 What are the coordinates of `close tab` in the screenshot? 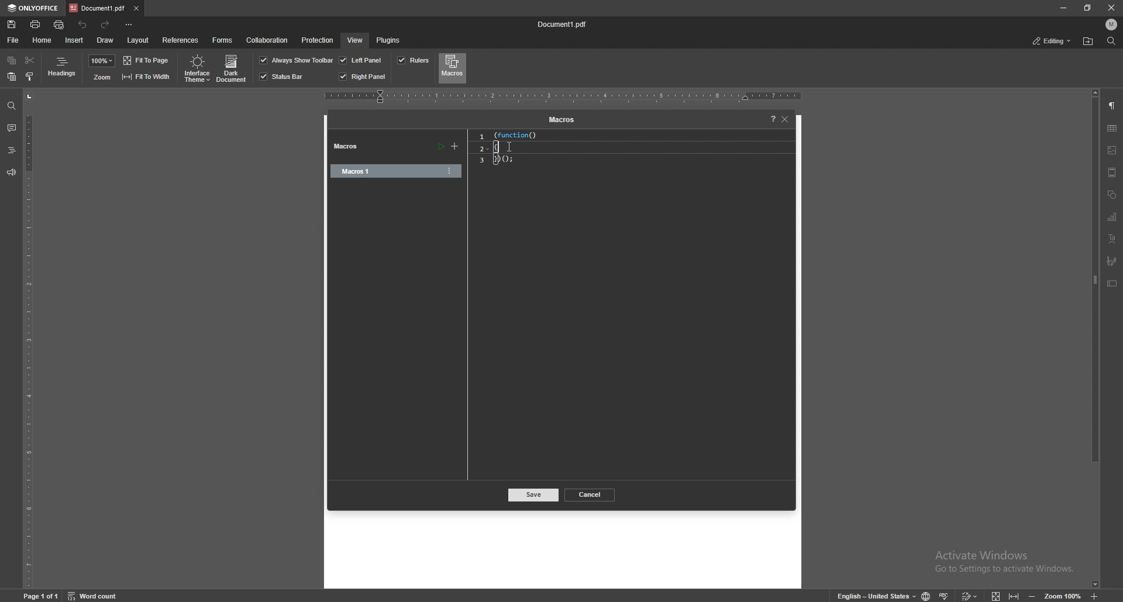 It's located at (136, 8).